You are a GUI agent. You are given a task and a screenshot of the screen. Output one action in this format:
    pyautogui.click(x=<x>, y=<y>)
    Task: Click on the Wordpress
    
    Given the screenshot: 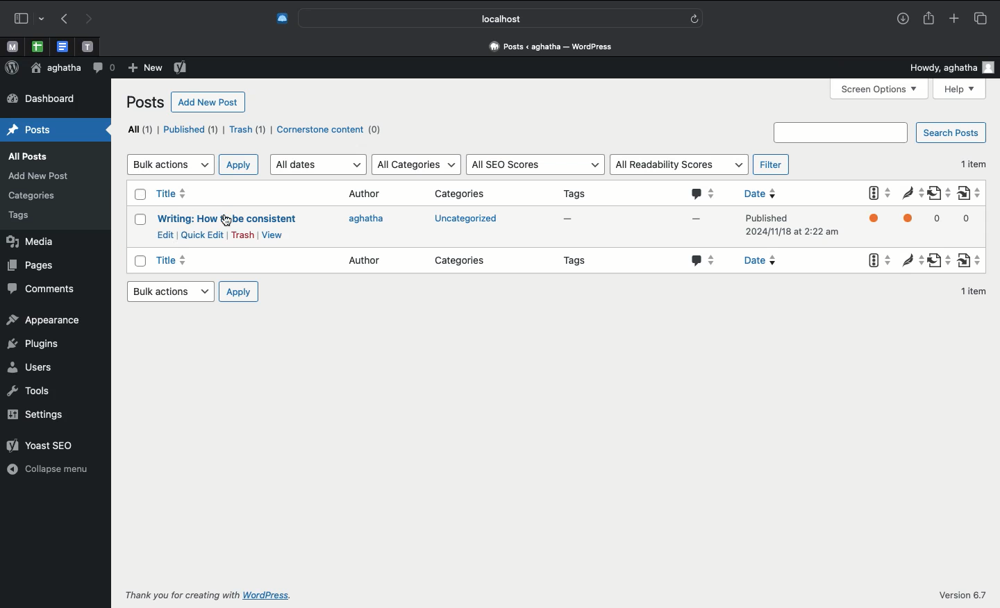 What is the action you would take?
    pyautogui.click(x=12, y=67)
    